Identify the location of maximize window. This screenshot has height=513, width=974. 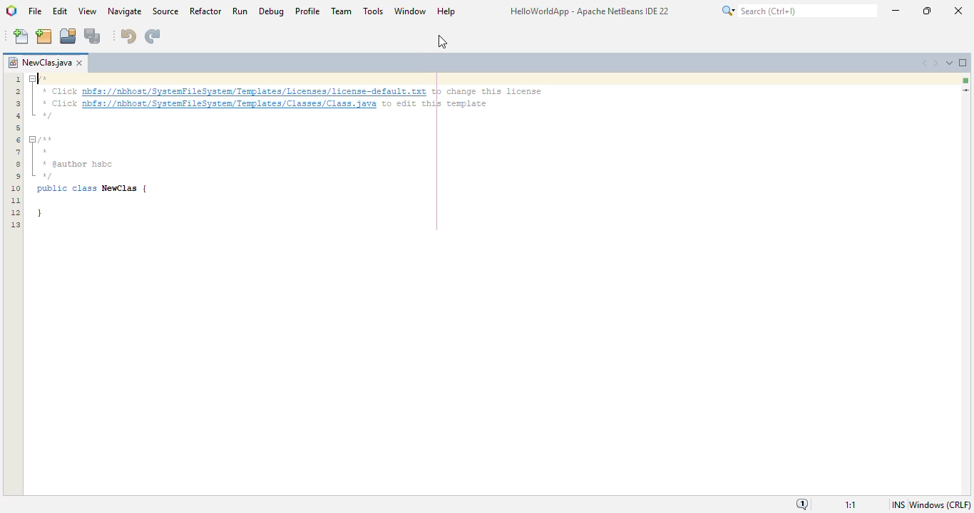
(963, 63).